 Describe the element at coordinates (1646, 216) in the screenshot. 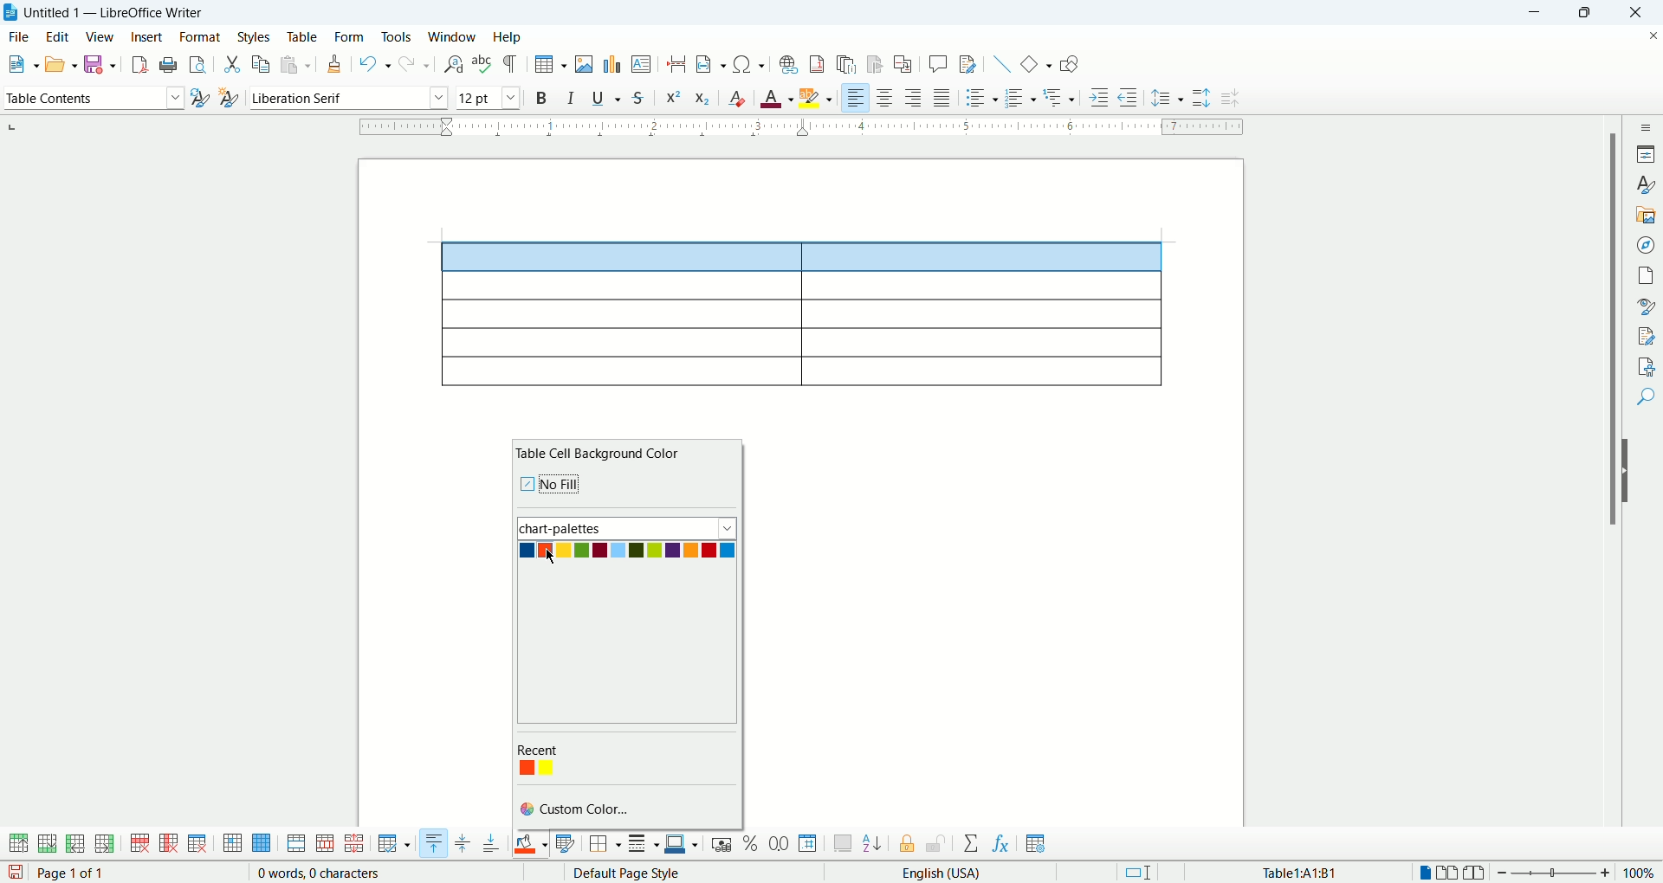

I see `gallery` at that location.